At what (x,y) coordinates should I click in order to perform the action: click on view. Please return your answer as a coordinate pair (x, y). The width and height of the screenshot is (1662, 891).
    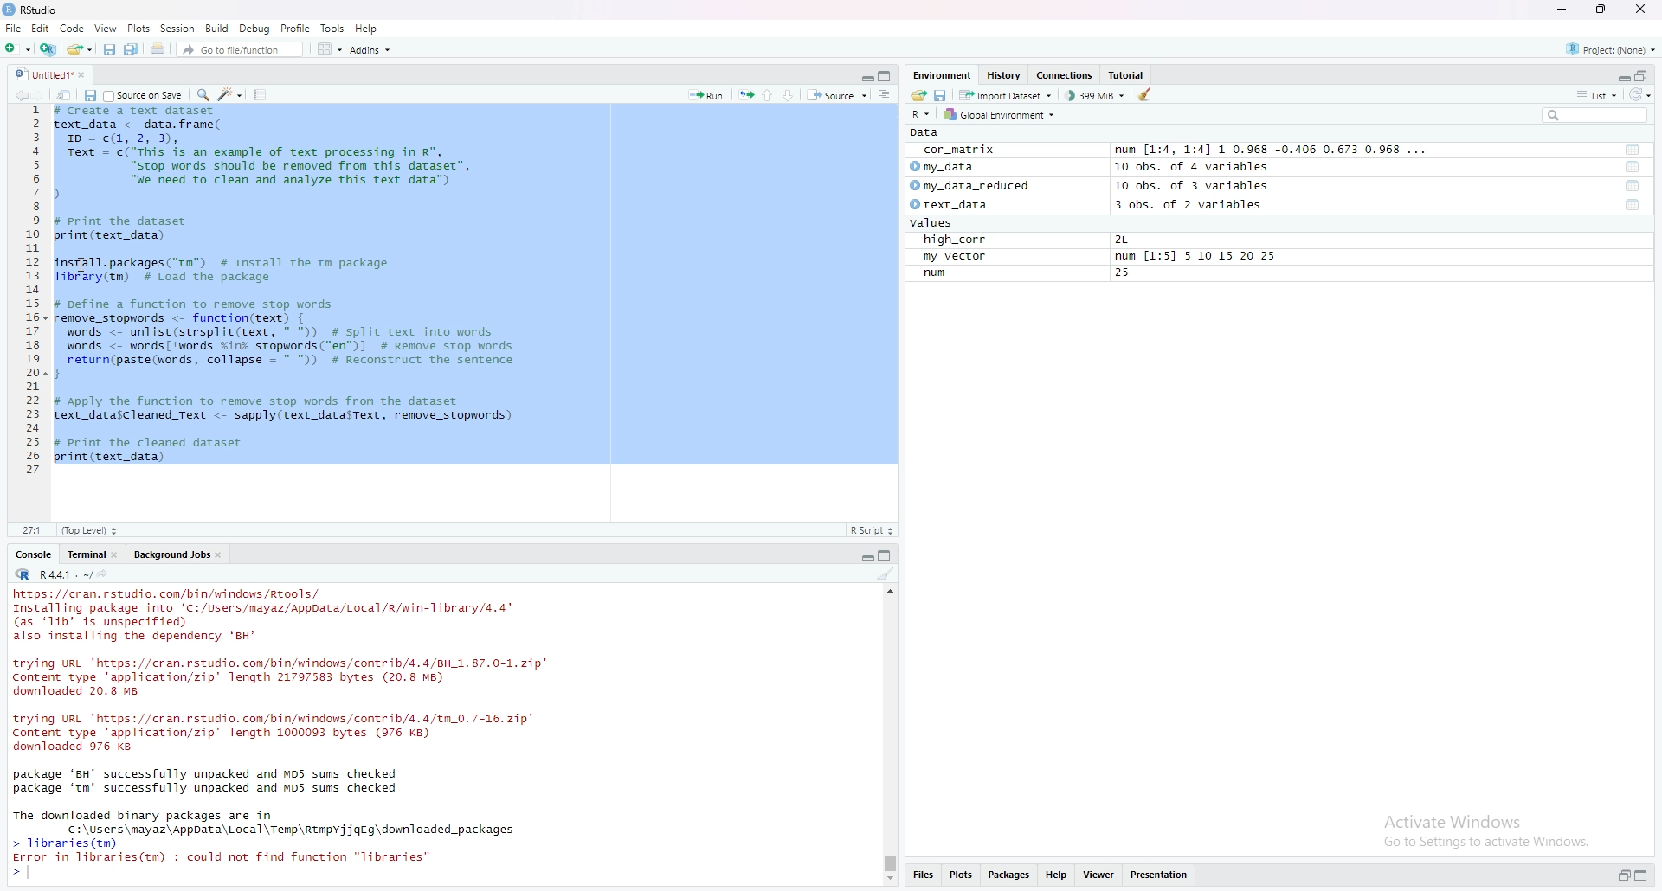
    Looking at the image, I should click on (106, 29).